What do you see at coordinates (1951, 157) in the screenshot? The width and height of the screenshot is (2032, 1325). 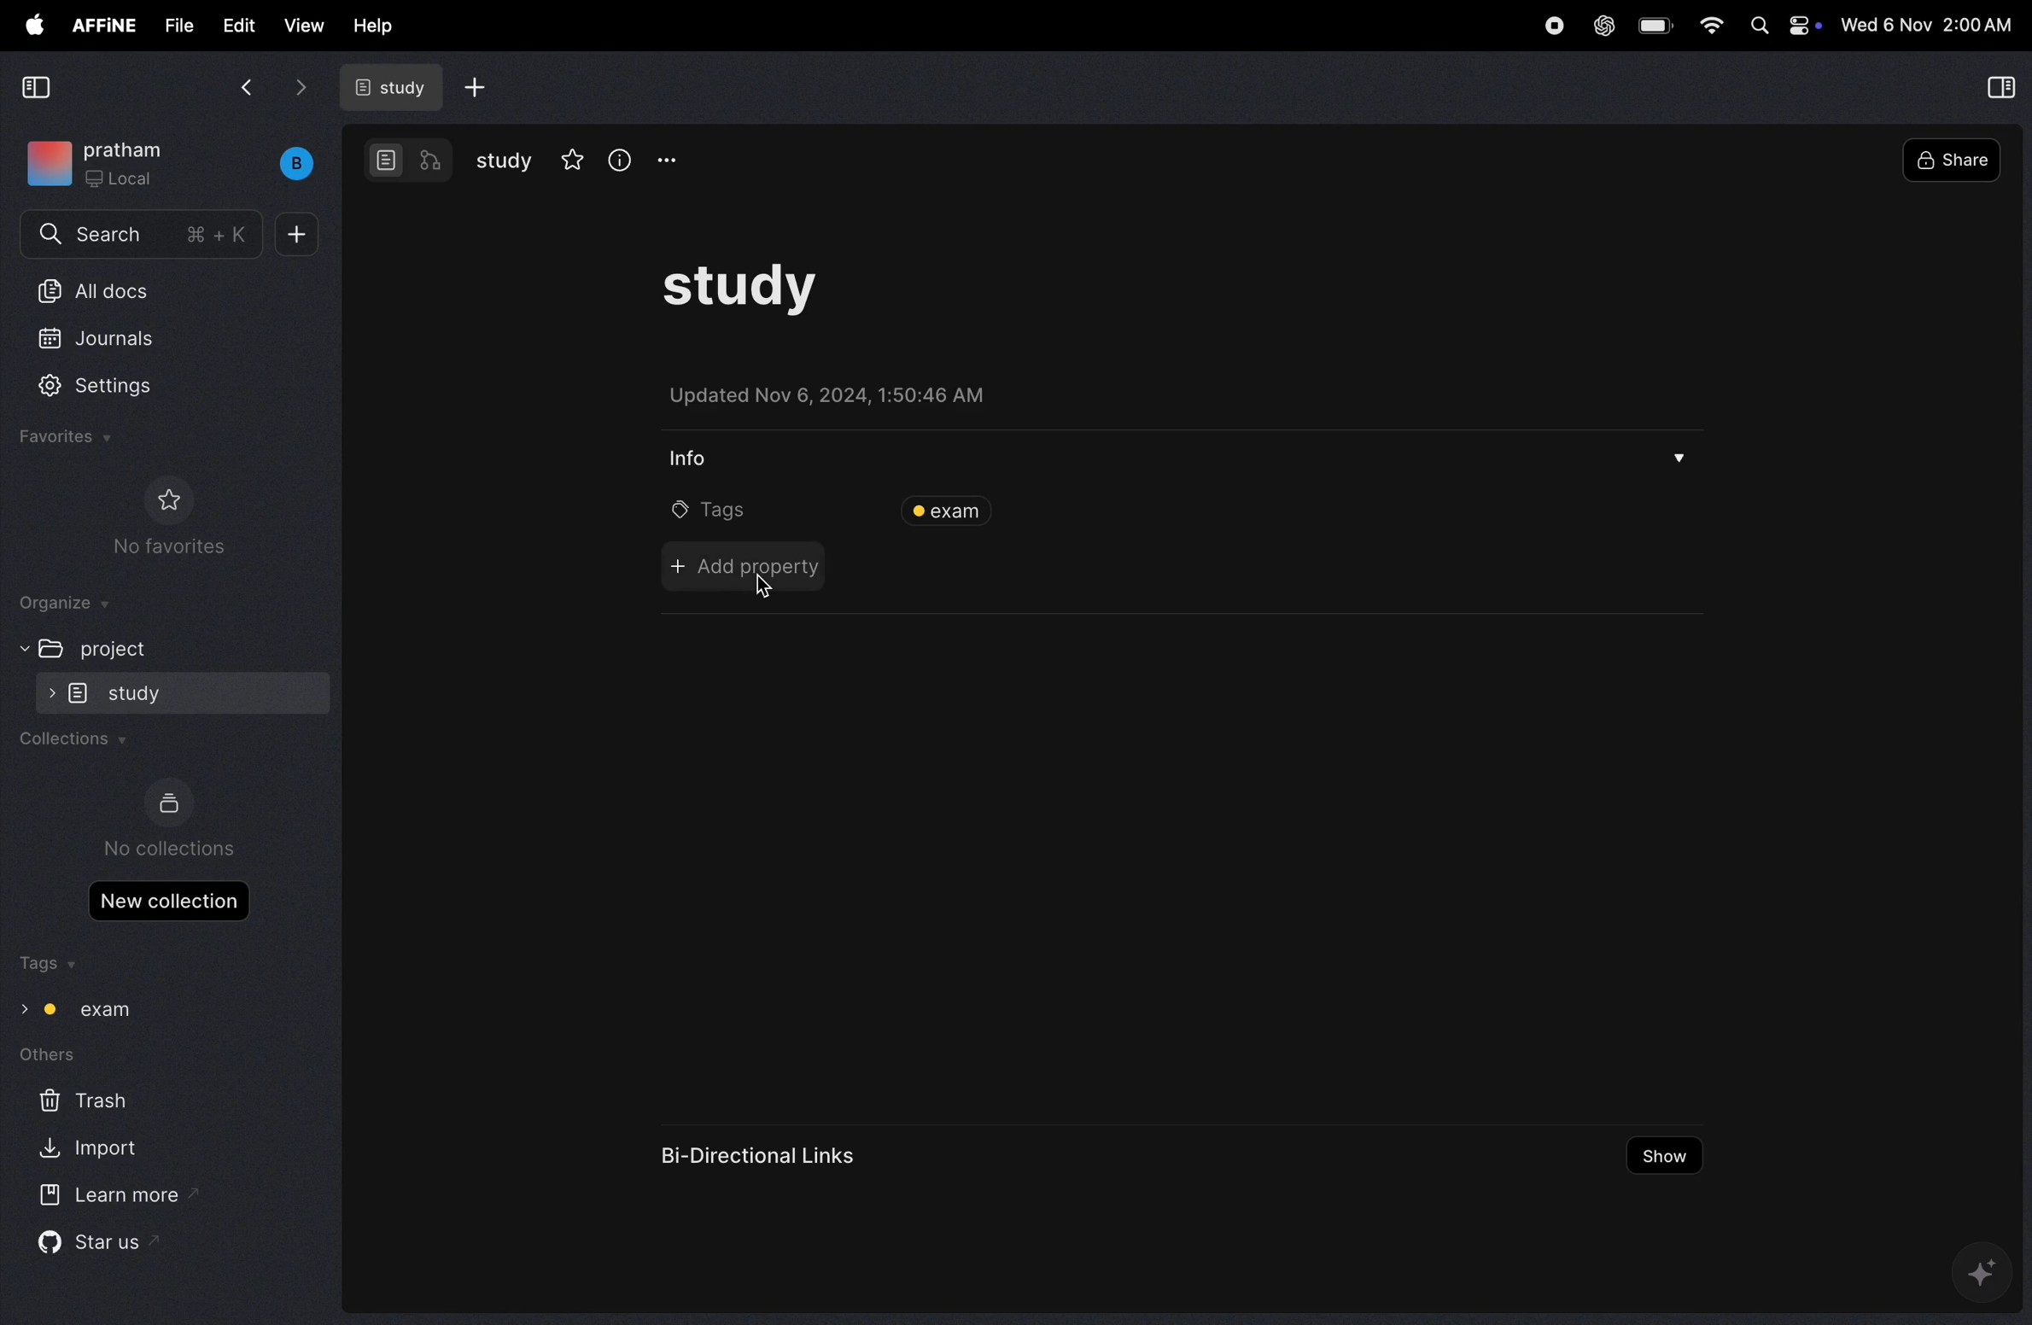 I see `share` at bounding box center [1951, 157].